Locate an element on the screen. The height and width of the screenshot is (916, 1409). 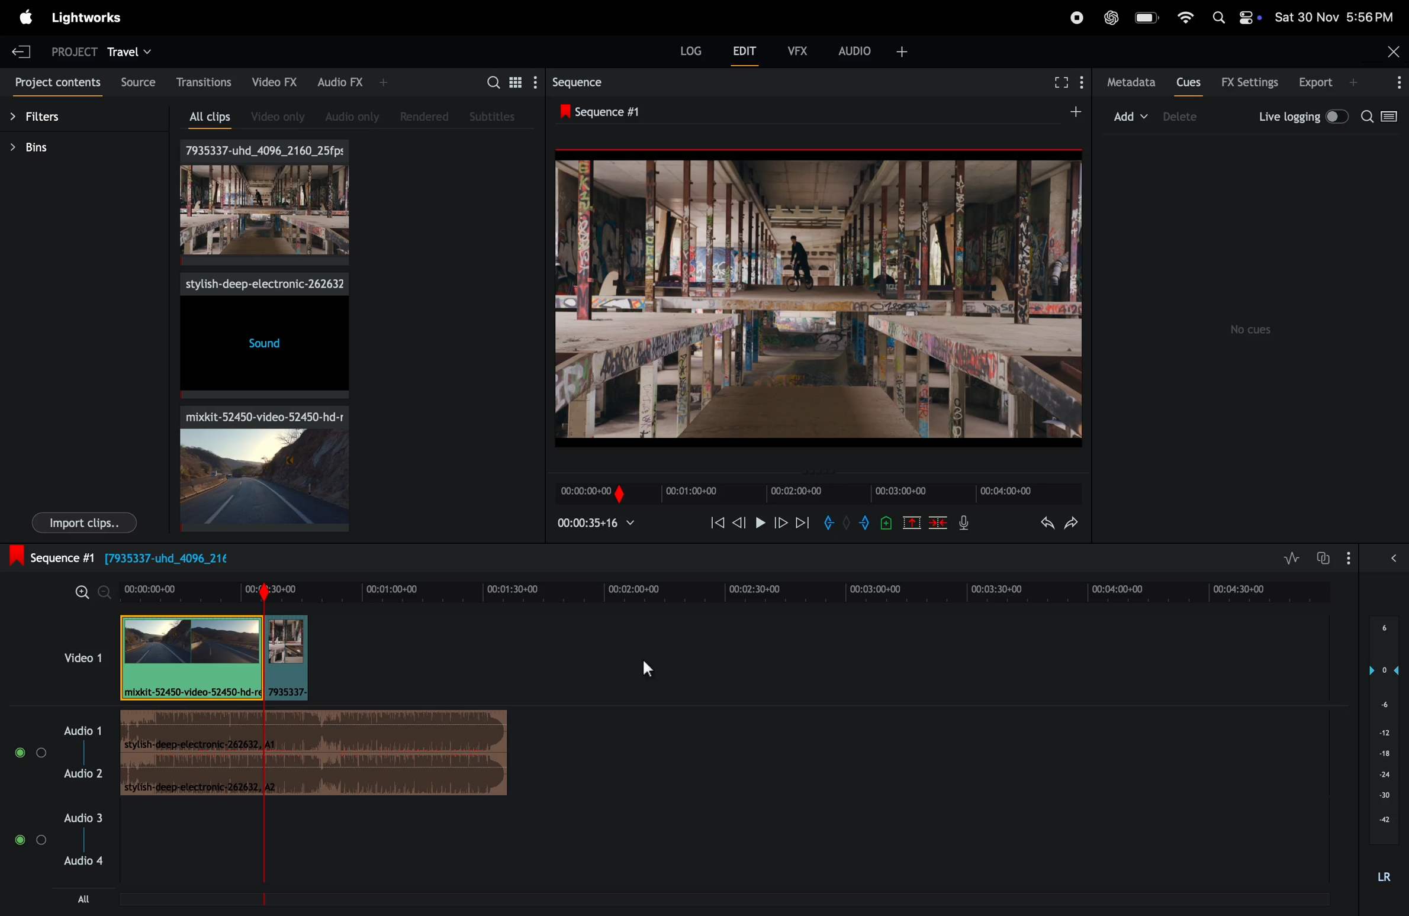
apple widgets is located at coordinates (1235, 18).